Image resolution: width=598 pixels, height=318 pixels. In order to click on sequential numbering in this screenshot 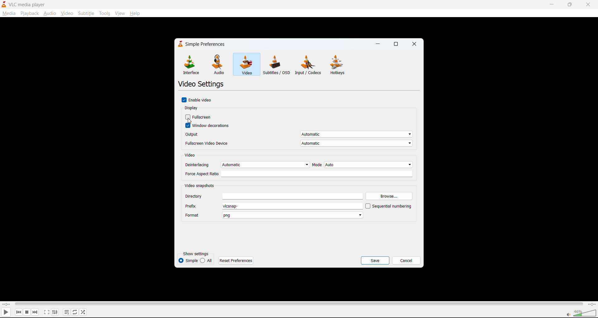, I will do `click(389, 206)`.